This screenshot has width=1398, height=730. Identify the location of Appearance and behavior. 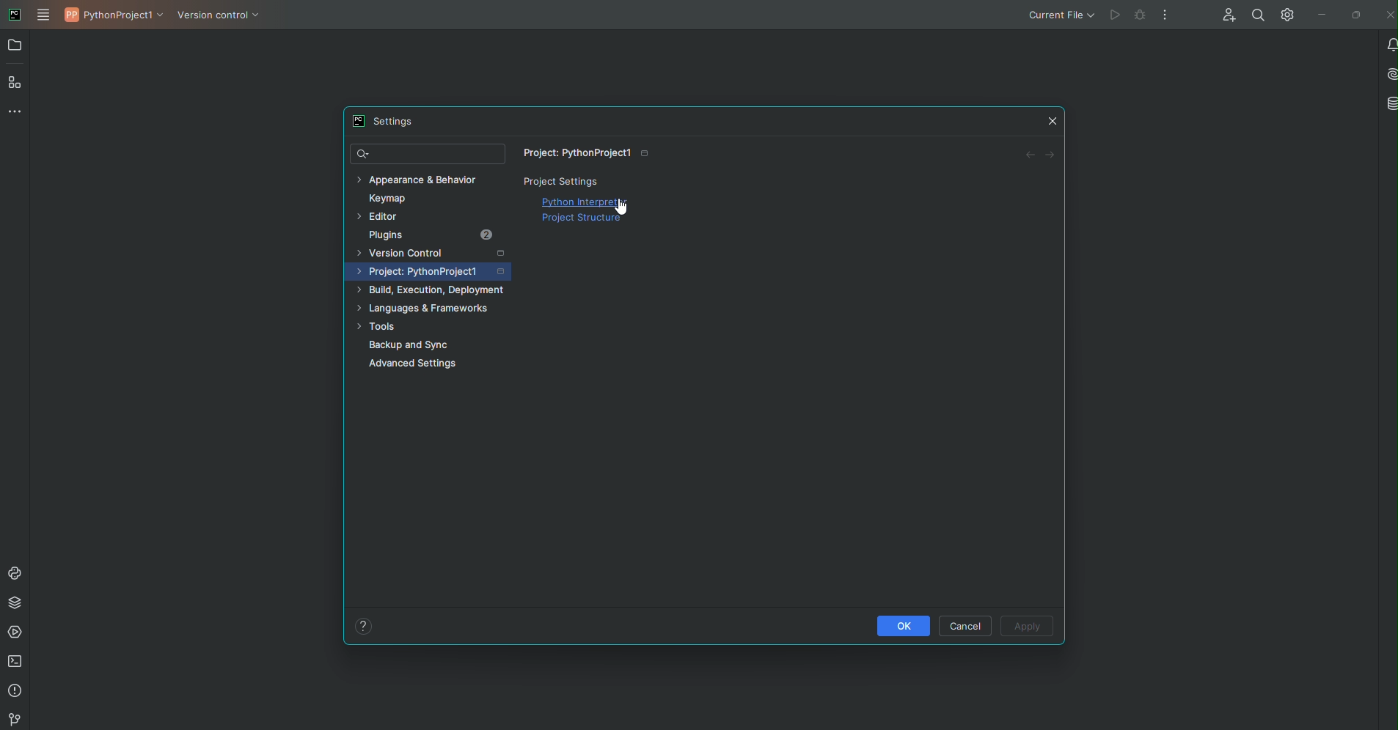
(422, 179).